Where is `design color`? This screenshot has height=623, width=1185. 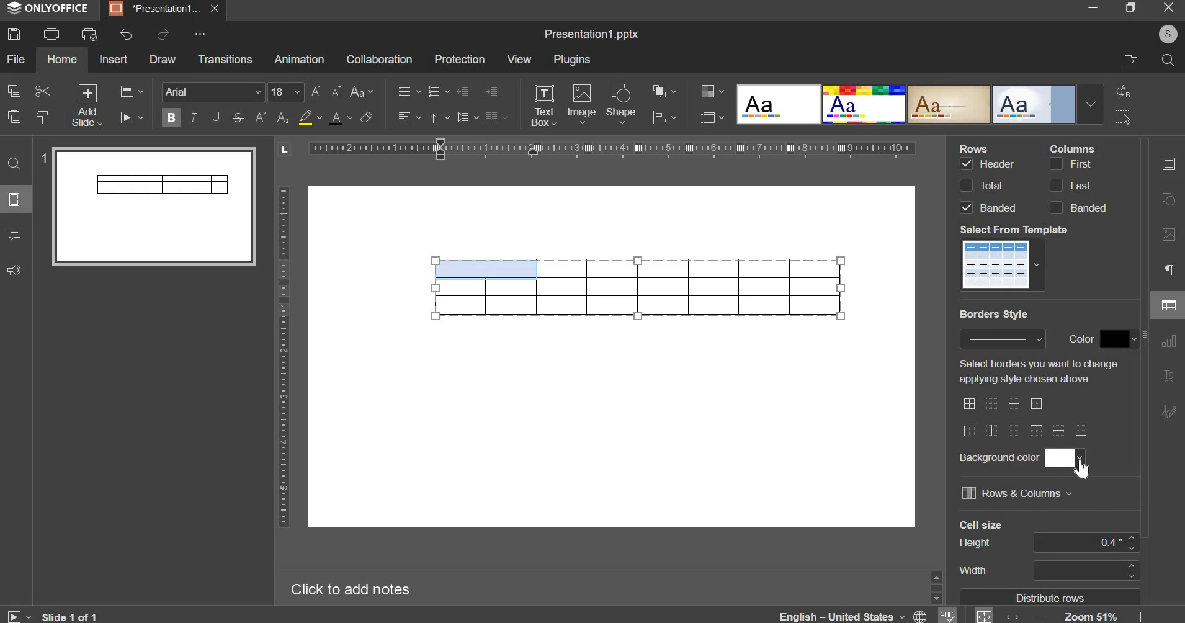 design color is located at coordinates (710, 91).